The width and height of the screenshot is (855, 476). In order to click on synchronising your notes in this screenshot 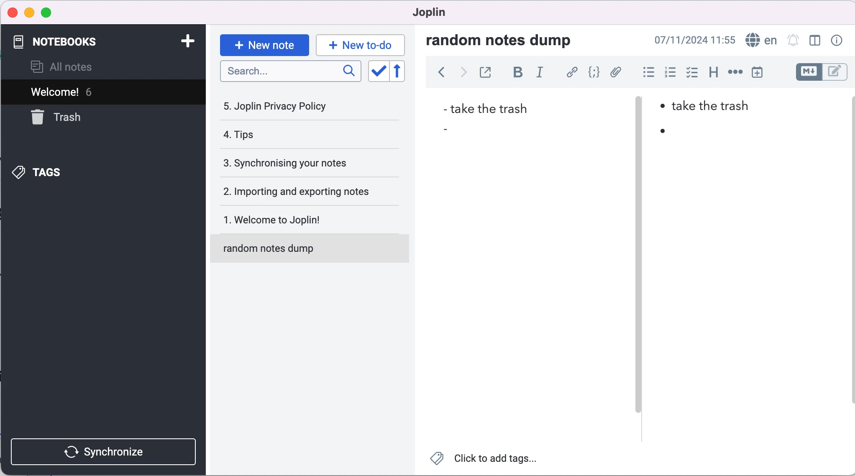, I will do `click(300, 164)`.